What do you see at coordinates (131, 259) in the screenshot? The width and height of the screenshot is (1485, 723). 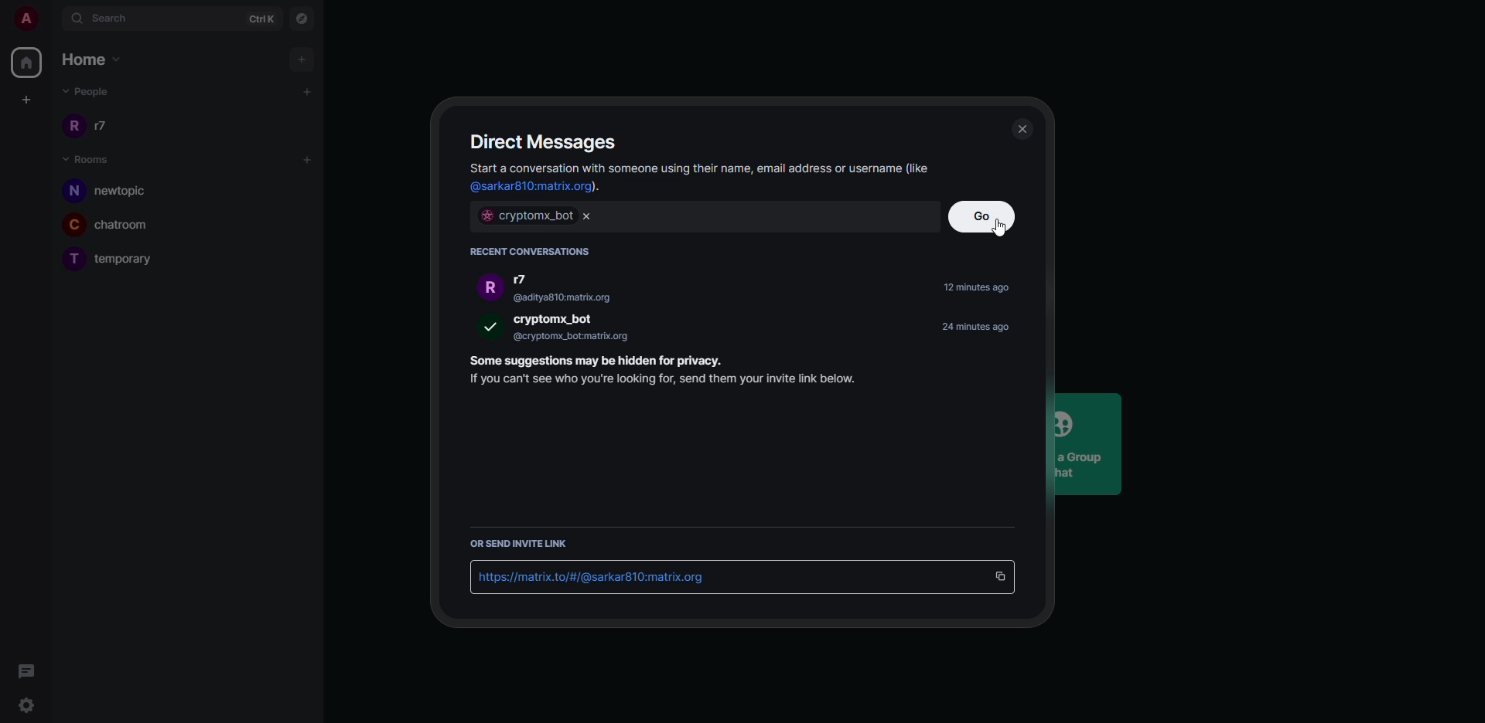 I see `temporary` at bounding box center [131, 259].